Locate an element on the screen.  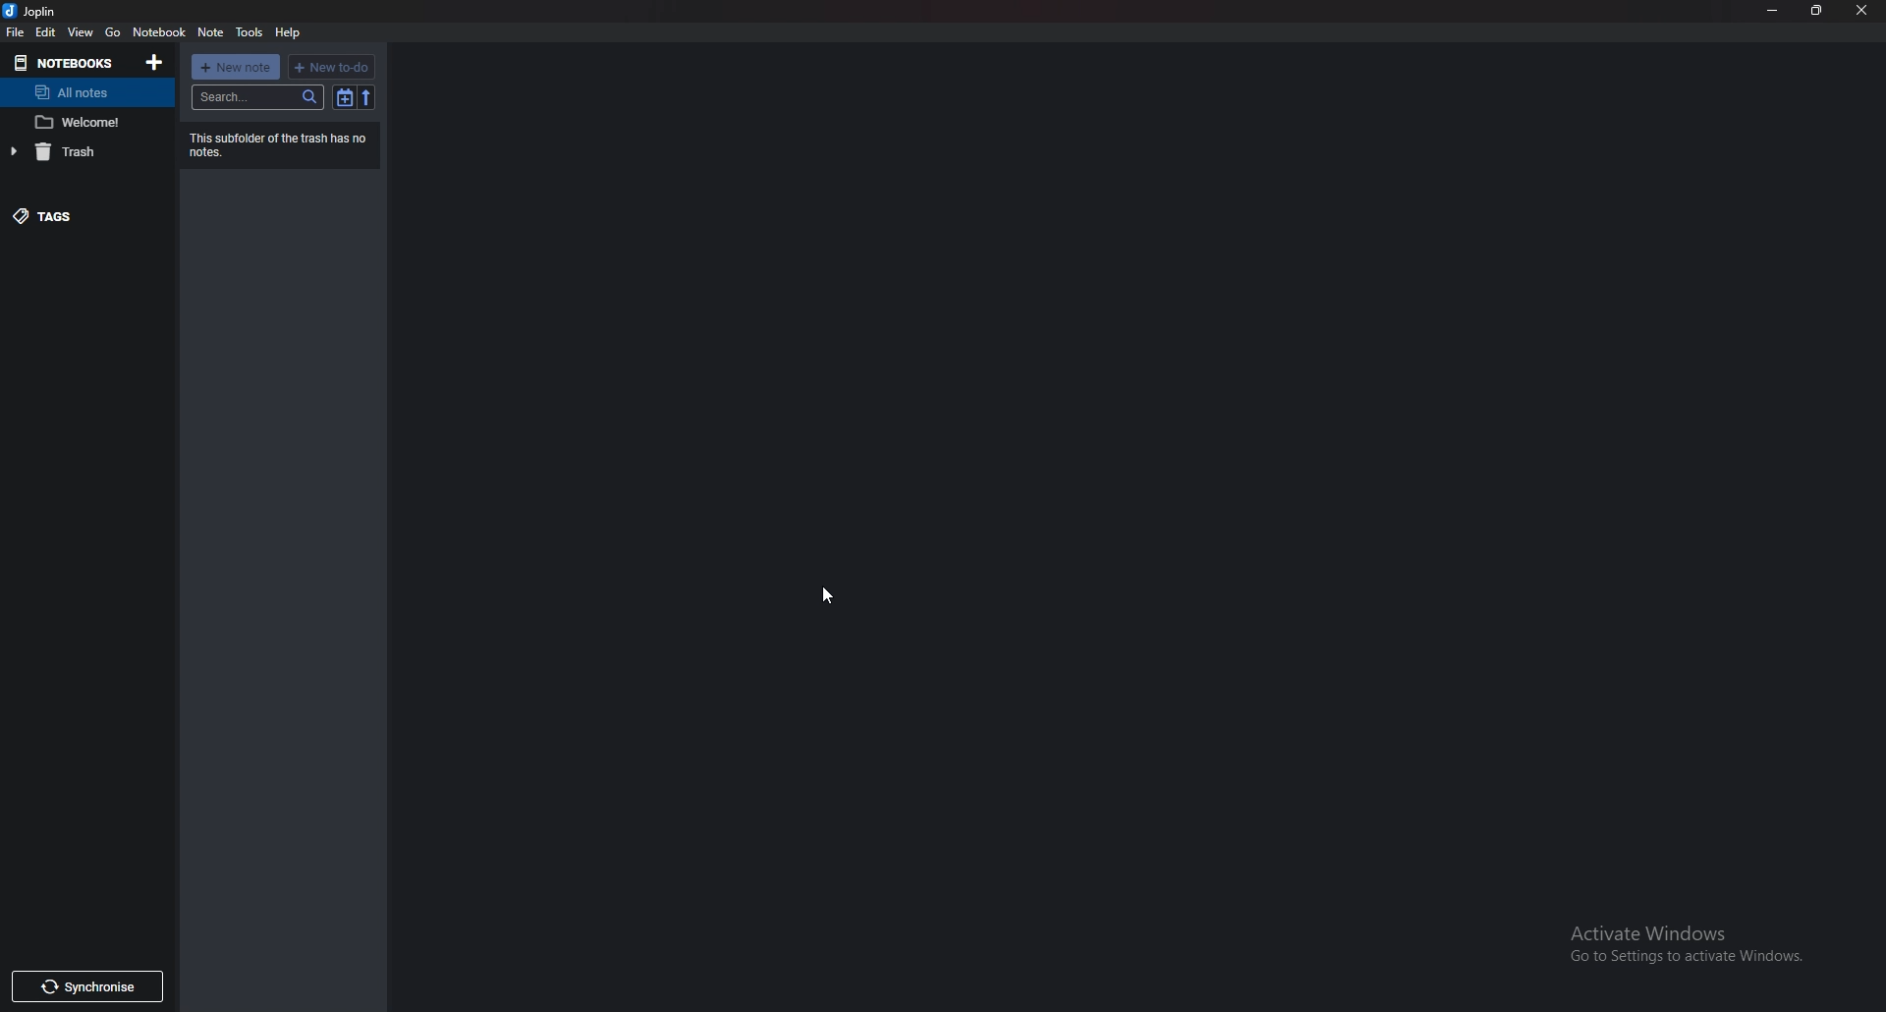
Info is located at coordinates (290, 145).